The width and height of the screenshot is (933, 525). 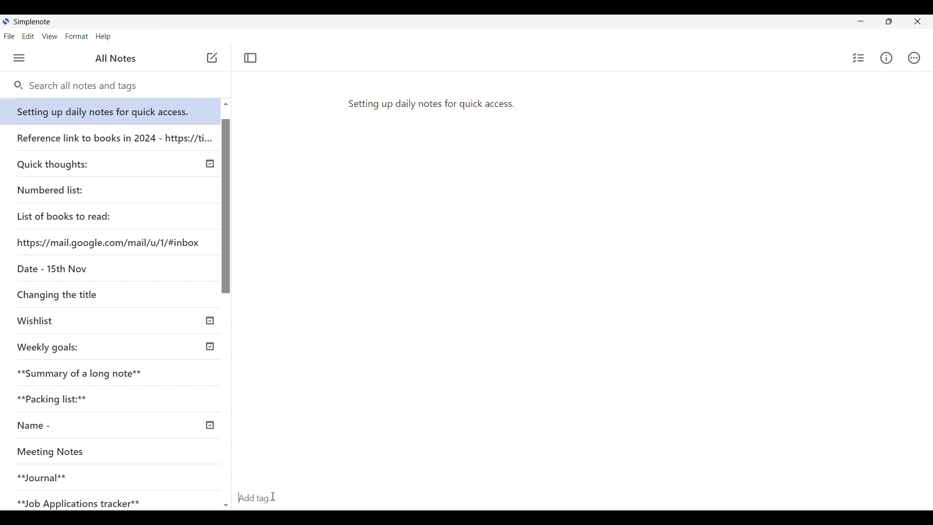 I want to click on Insert checklist, so click(x=858, y=58).